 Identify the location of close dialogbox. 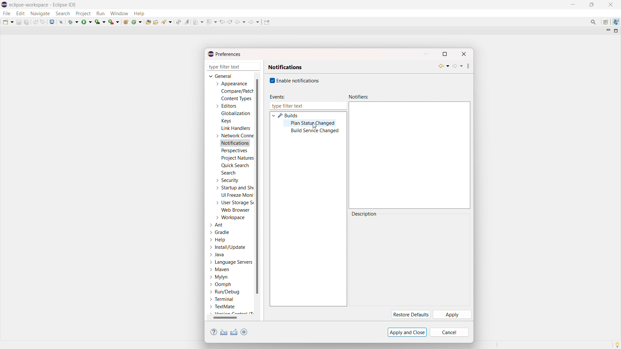
(463, 54).